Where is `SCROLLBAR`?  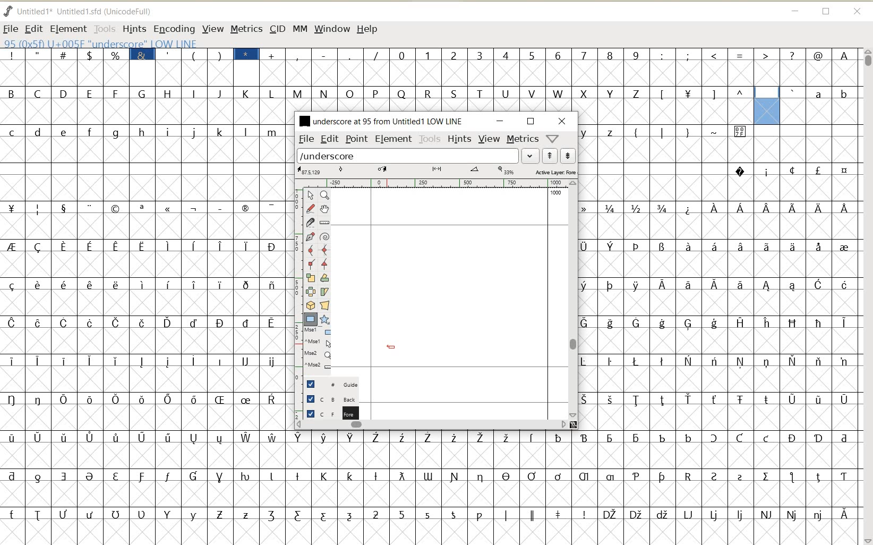
SCROLLBAR is located at coordinates (574, 300).